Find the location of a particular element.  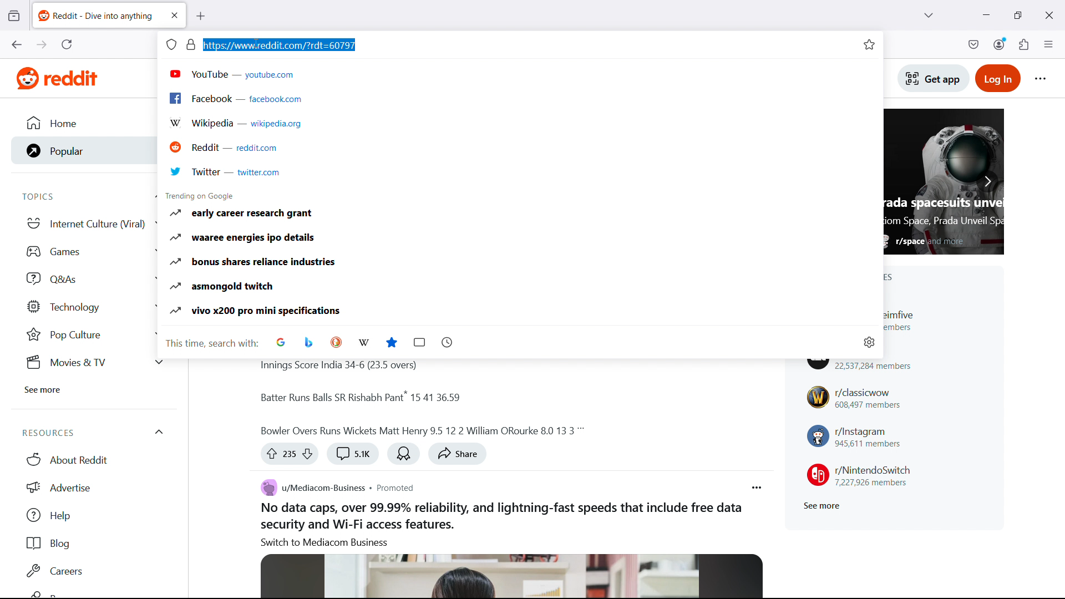

share is located at coordinates (458, 454).